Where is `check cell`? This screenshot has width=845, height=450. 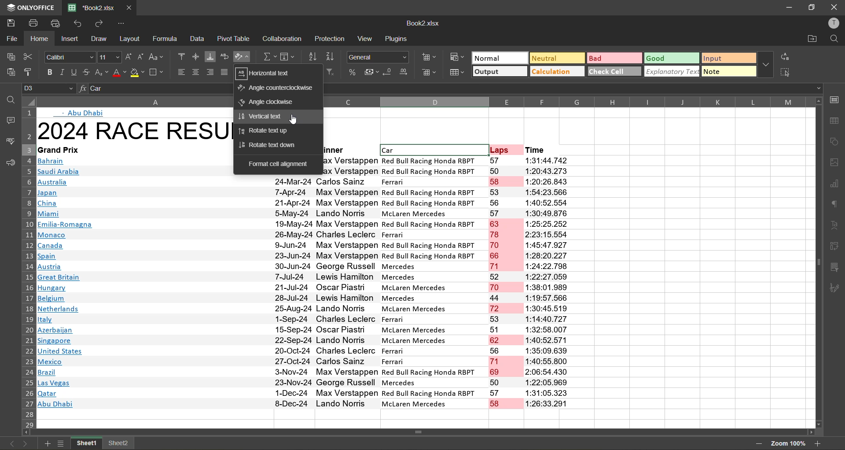
check cell is located at coordinates (616, 71).